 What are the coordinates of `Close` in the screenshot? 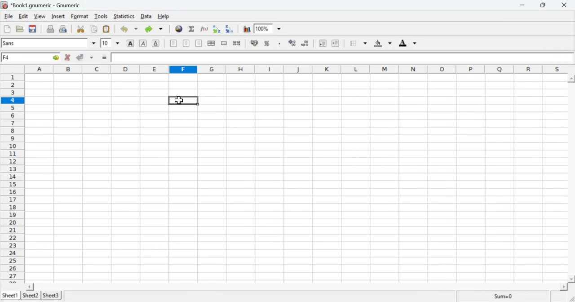 It's located at (565, 5).